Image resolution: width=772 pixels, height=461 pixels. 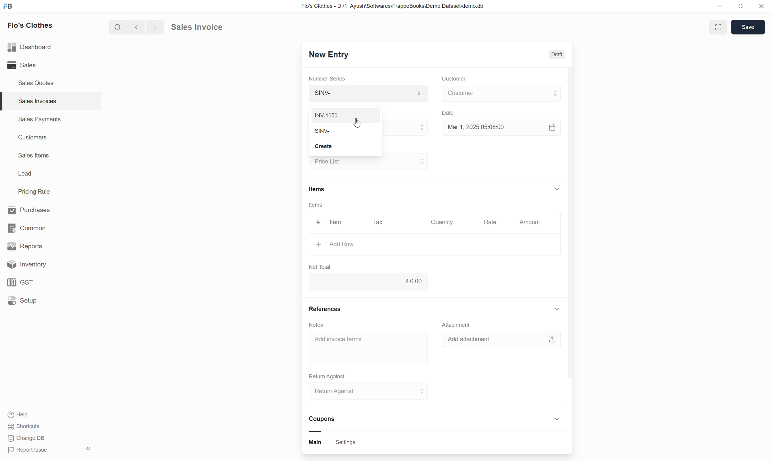 I want to click on Sales , so click(x=35, y=66).